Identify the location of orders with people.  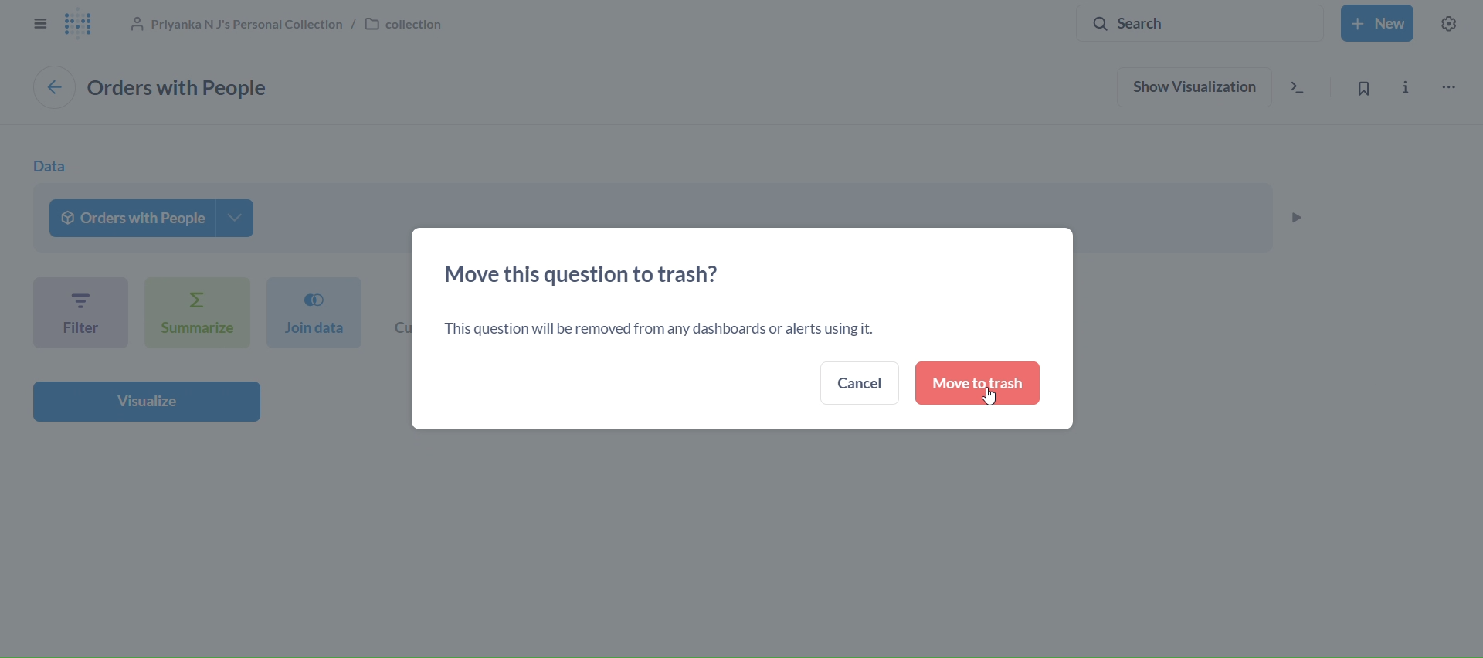
(151, 218).